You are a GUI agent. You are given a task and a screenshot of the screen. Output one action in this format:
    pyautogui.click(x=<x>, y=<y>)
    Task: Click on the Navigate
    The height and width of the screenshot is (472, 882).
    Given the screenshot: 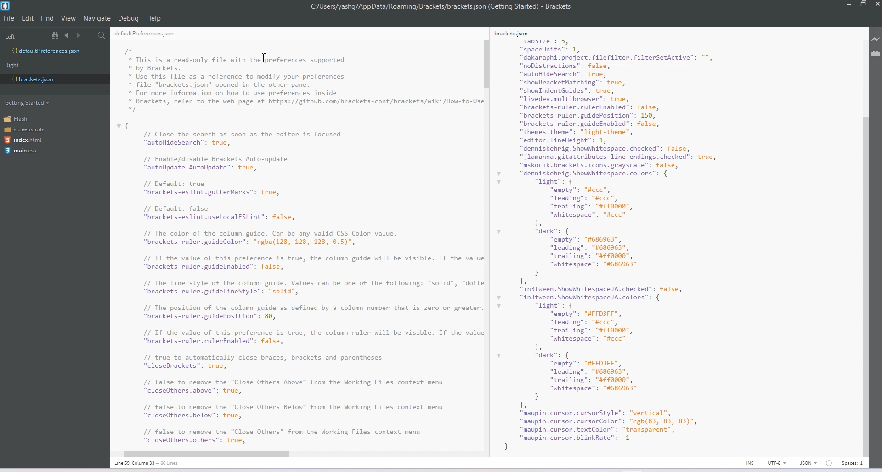 What is the action you would take?
    pyautogui.click(x=98, y=18)
    